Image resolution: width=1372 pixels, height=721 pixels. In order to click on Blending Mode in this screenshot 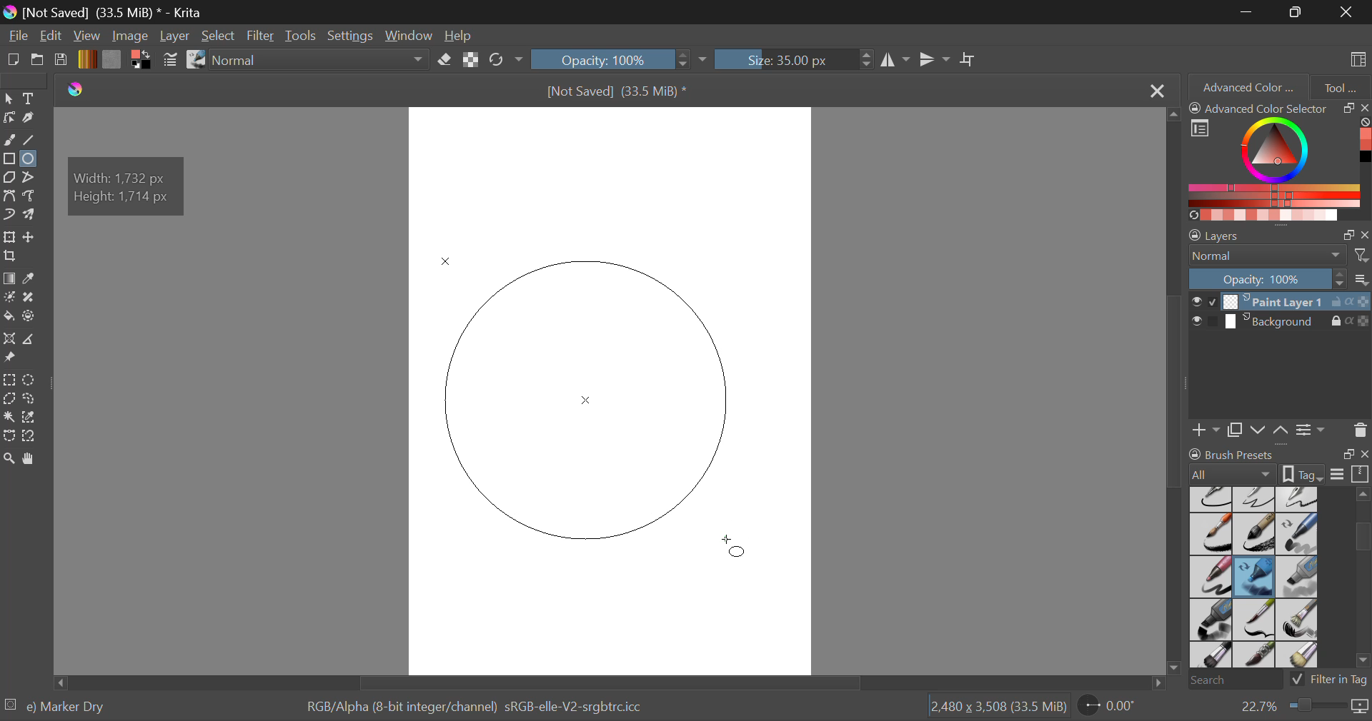, I will do `click(1279, 256)`.